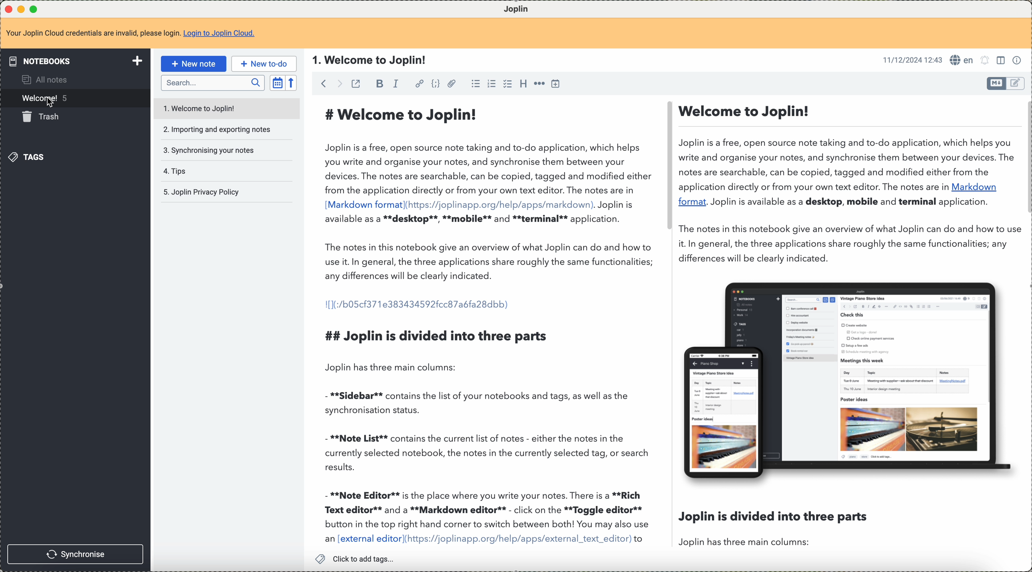 Image resolution: width=1032 pixels, height=572 pixels. What do you see at coordinates (77, 61) in the screenshot?
I see `notebooks` at bounding box center [77, 61].